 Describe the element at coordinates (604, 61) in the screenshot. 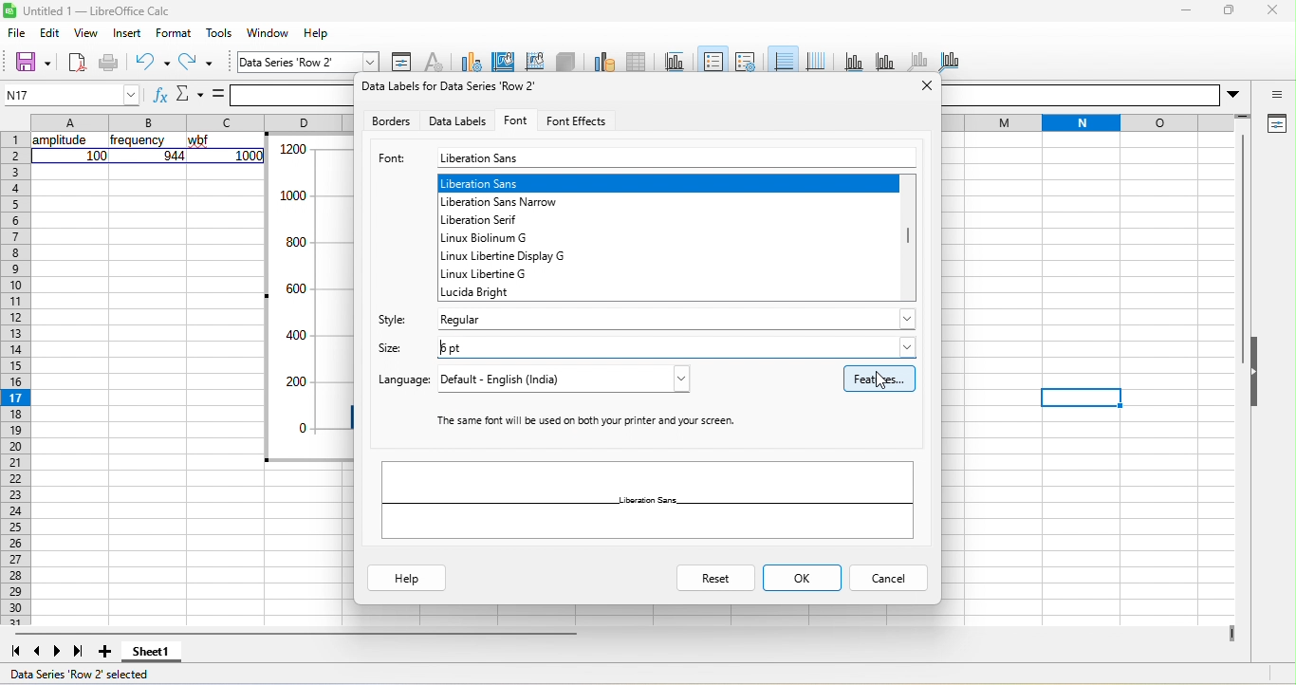

I see `data range` at that location.